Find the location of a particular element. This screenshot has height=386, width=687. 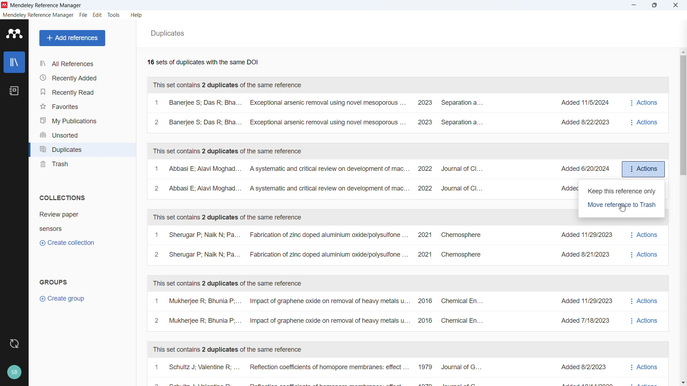

Collection 2  is located at coordinates (52, 229).